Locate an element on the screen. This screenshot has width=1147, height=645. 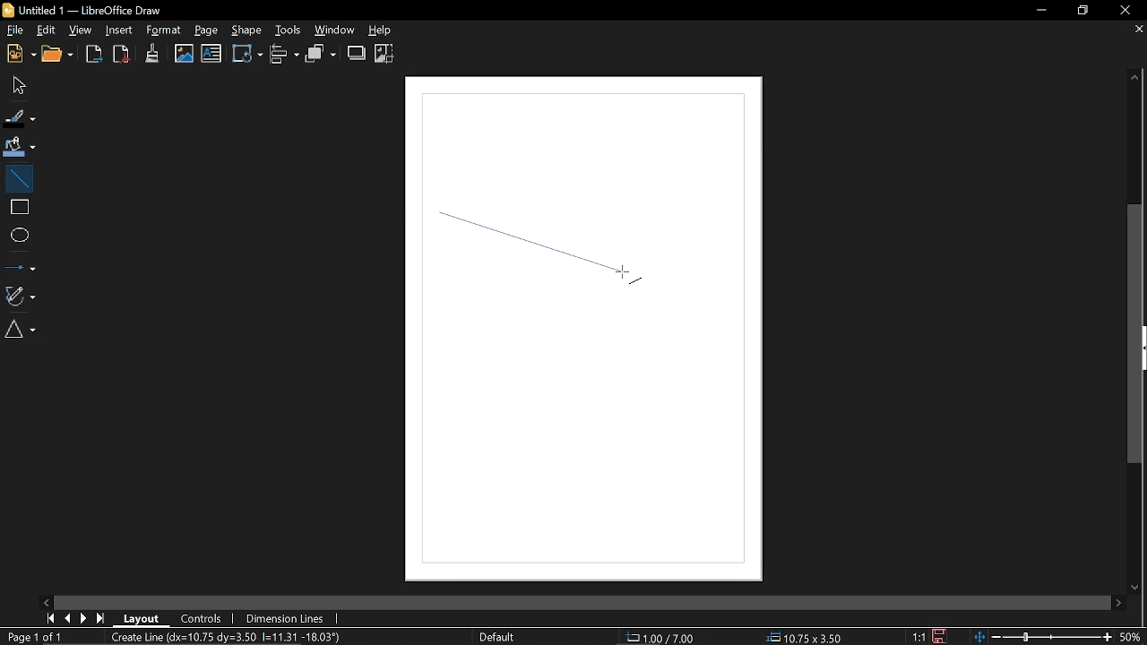
Current diagram is located at coordinates (231, 638).